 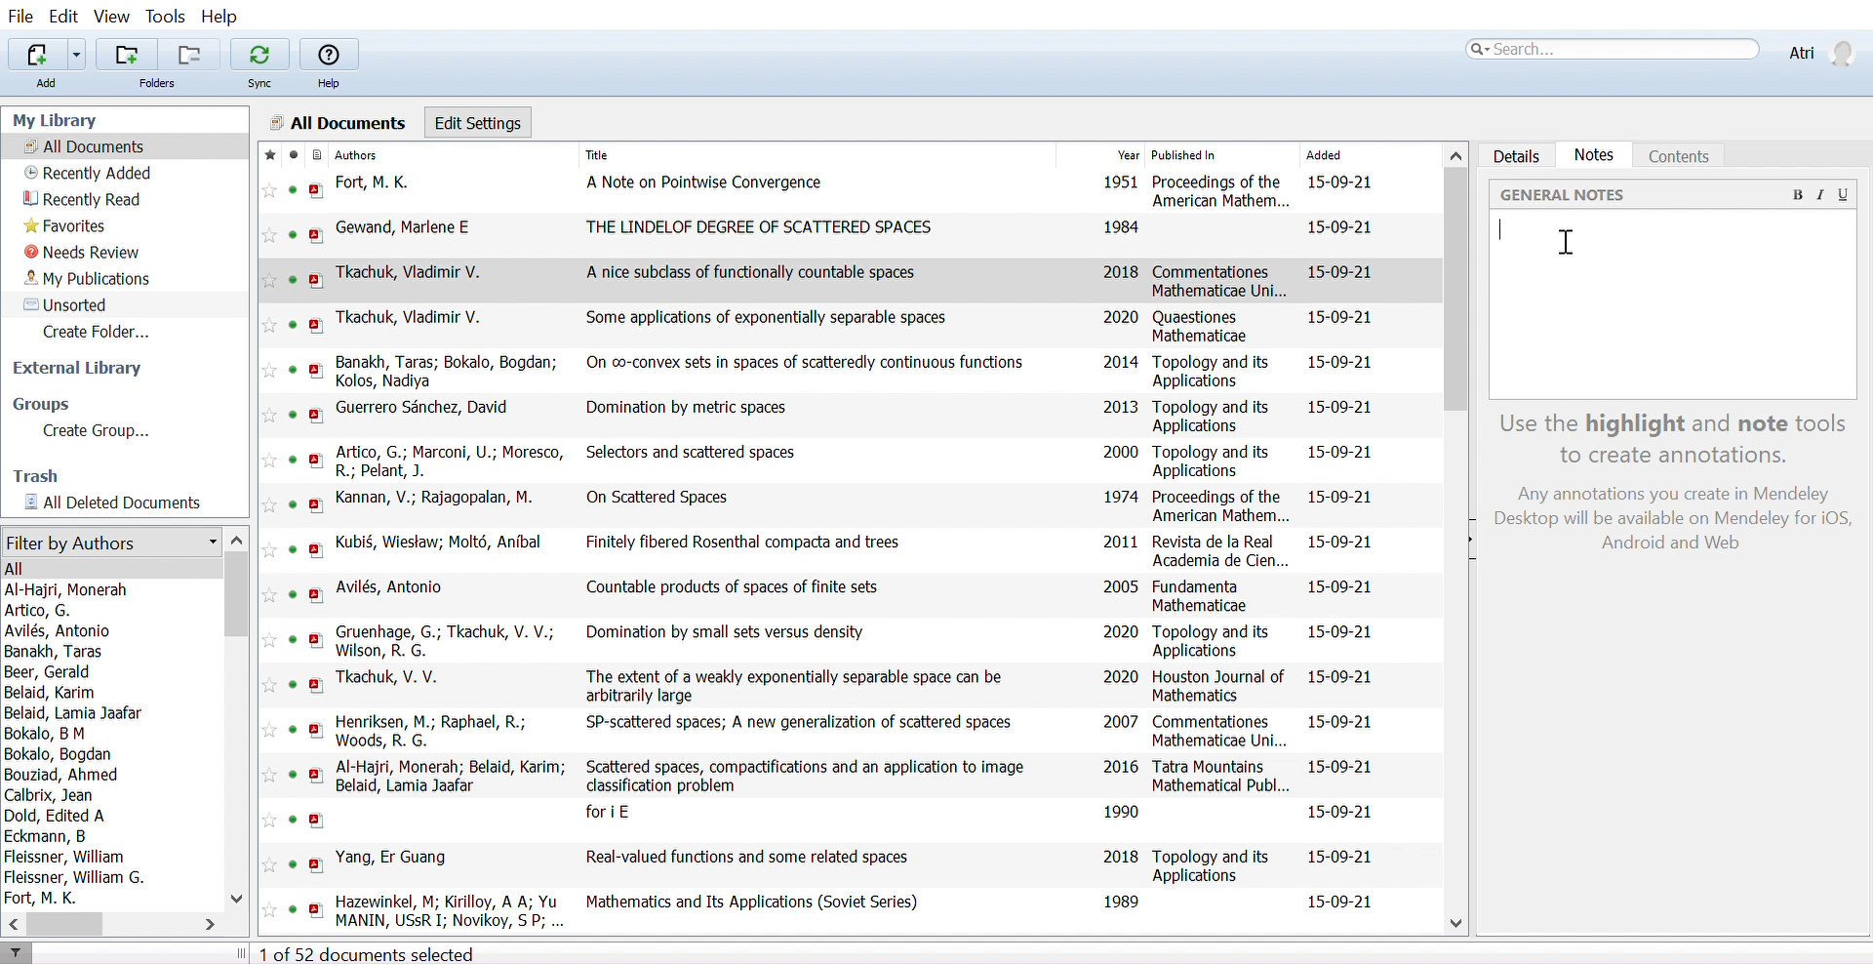 What do you see at coordinates (379, 181) in the screenshot?
I see `Fort, M. K.` at bounding box center [379, 181].